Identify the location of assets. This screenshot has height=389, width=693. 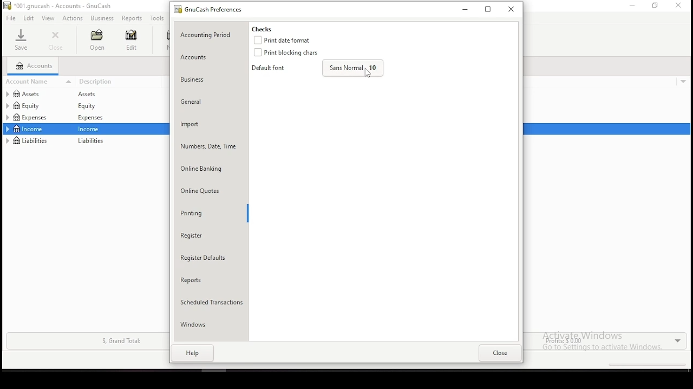
(92, 95).